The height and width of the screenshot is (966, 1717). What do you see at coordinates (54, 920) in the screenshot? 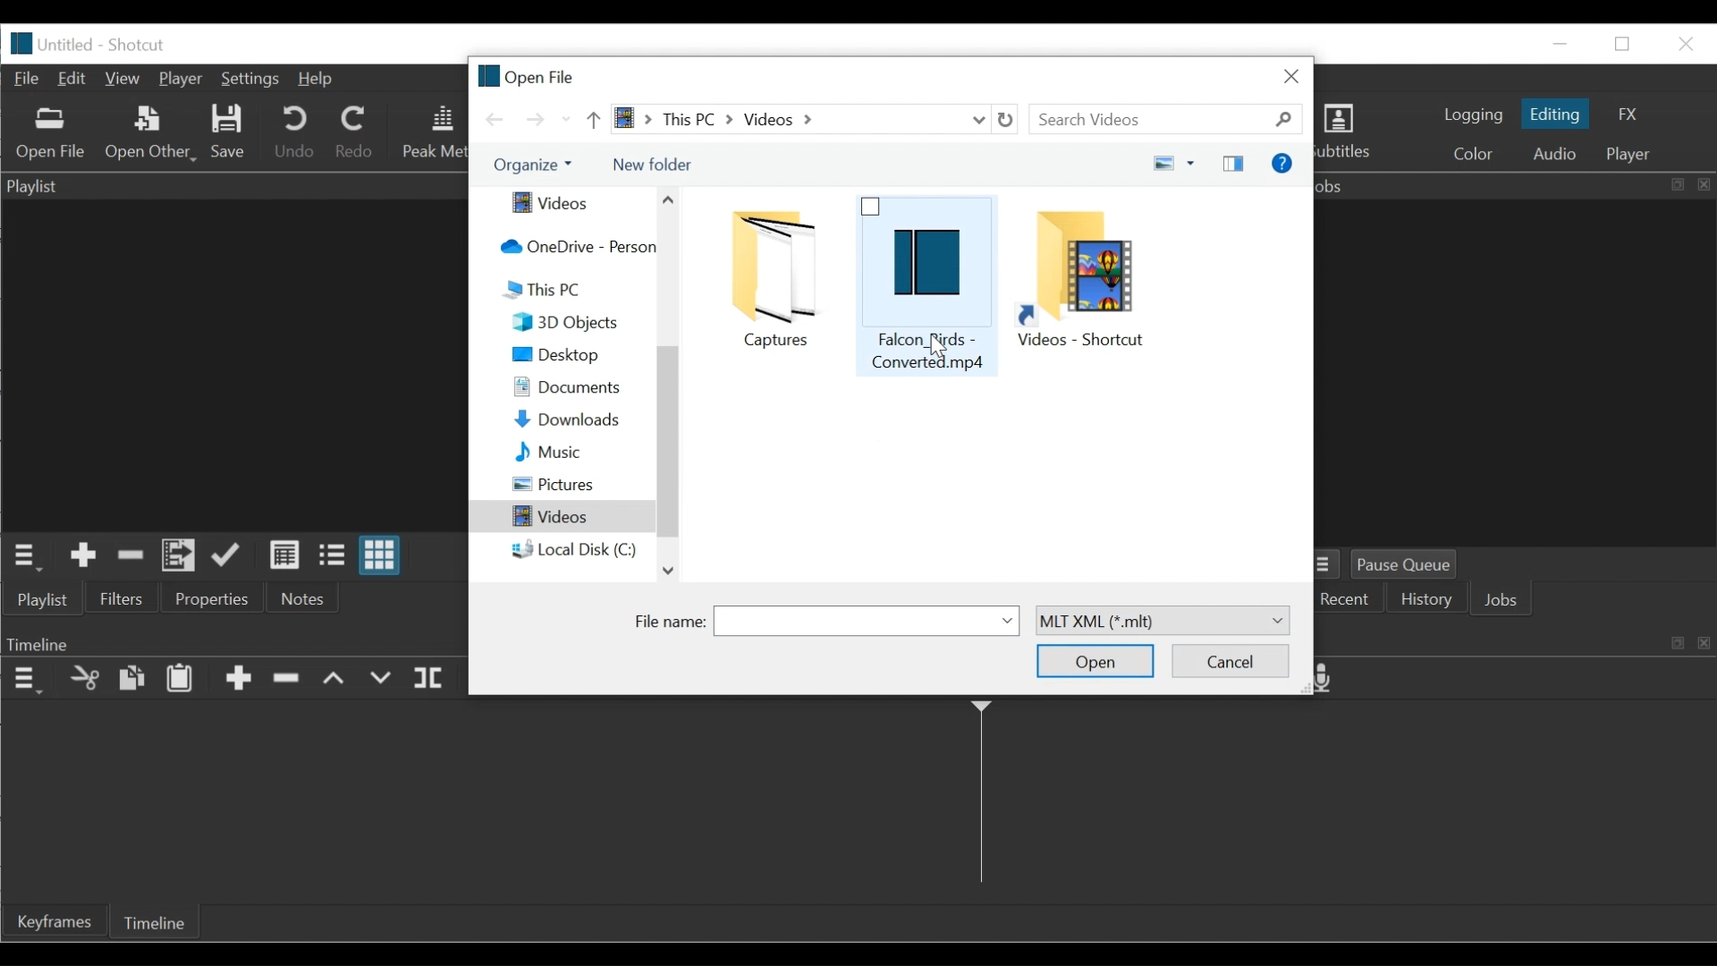
I see `Keyframe ` at bounding box center [54, 920].